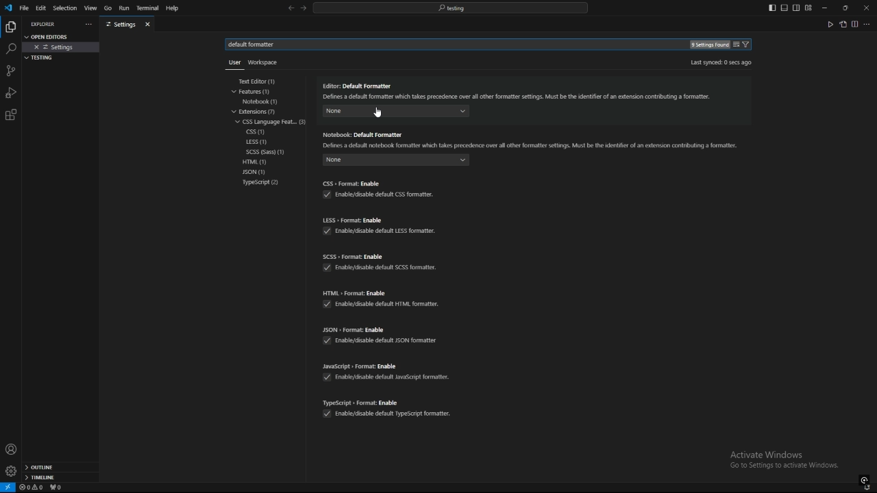 The image size is (877, 493). I want to click on enable /disable default scss formatter, so click(386, 270).